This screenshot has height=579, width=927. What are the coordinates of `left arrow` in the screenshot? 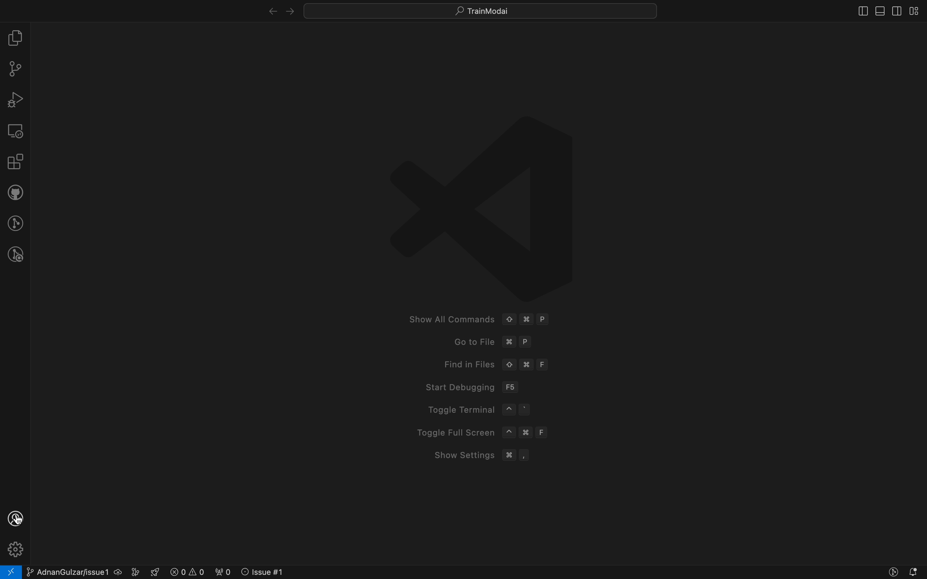 It's located at (290, 8).